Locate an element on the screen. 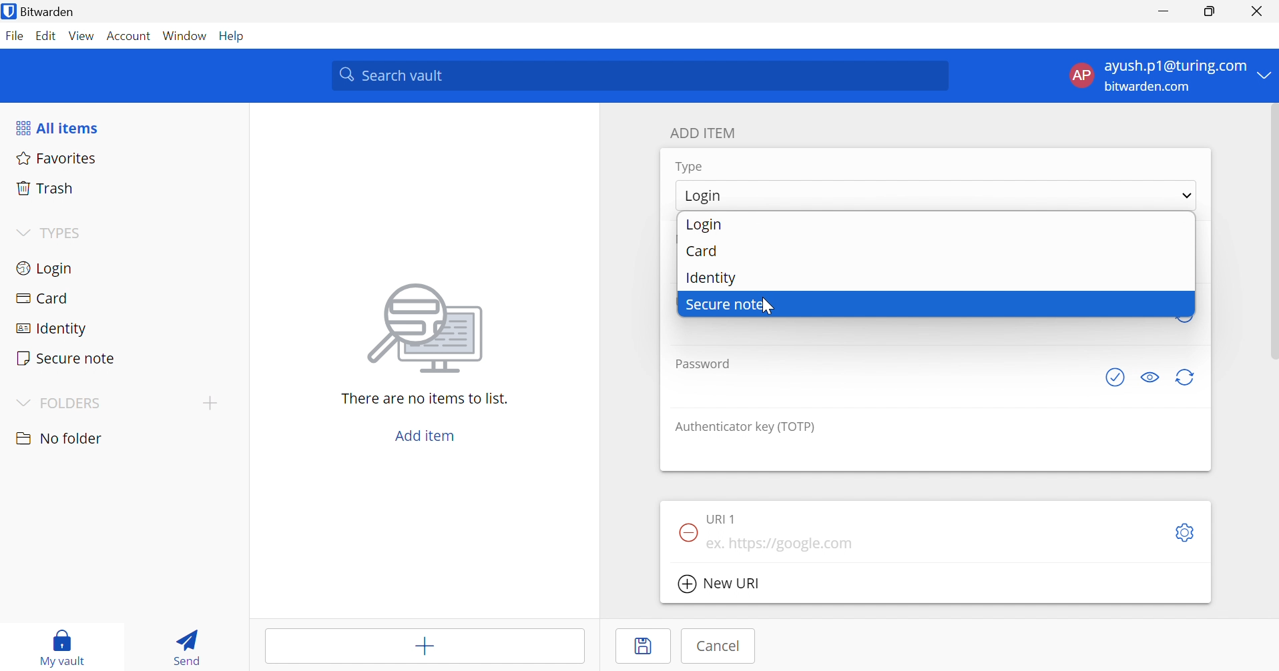 This screenshot has width=1279, height=671. Drop Down is located at coordinates (1187, 197).